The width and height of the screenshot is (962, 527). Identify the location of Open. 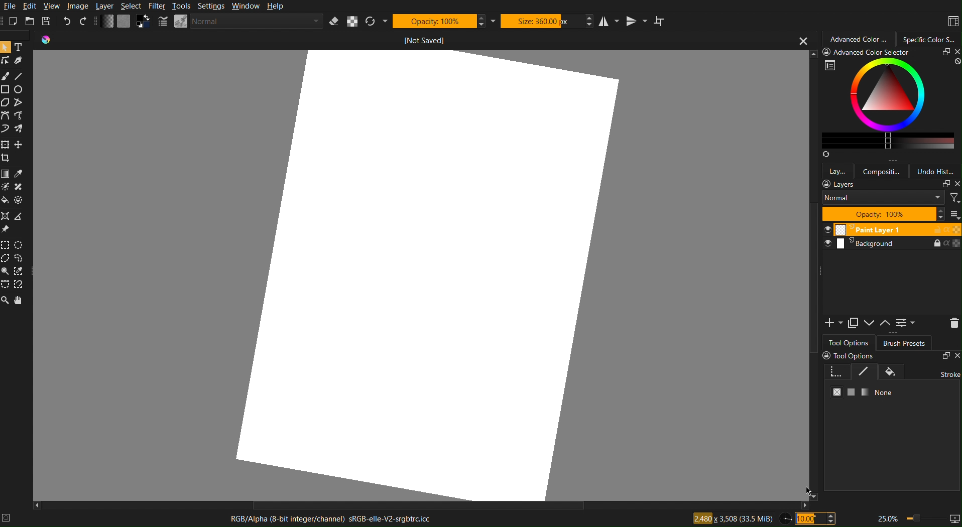
(29, 21).